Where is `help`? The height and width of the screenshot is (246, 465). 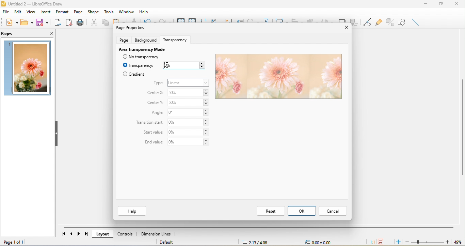
help is located at coordinates (145, 11).